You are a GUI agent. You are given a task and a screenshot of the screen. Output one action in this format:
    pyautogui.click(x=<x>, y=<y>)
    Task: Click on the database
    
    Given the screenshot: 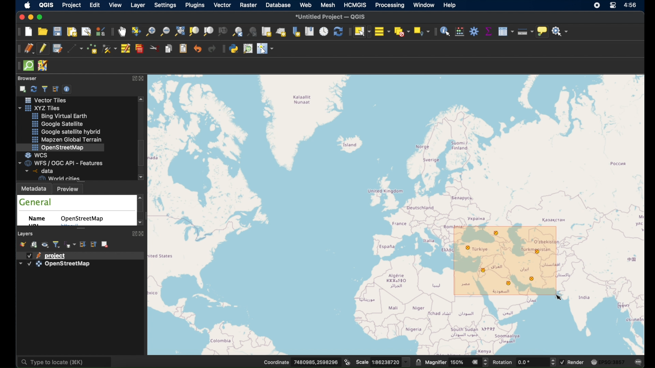 What is the action you would take?
    pyautogui.click(x=278, y=5)
    